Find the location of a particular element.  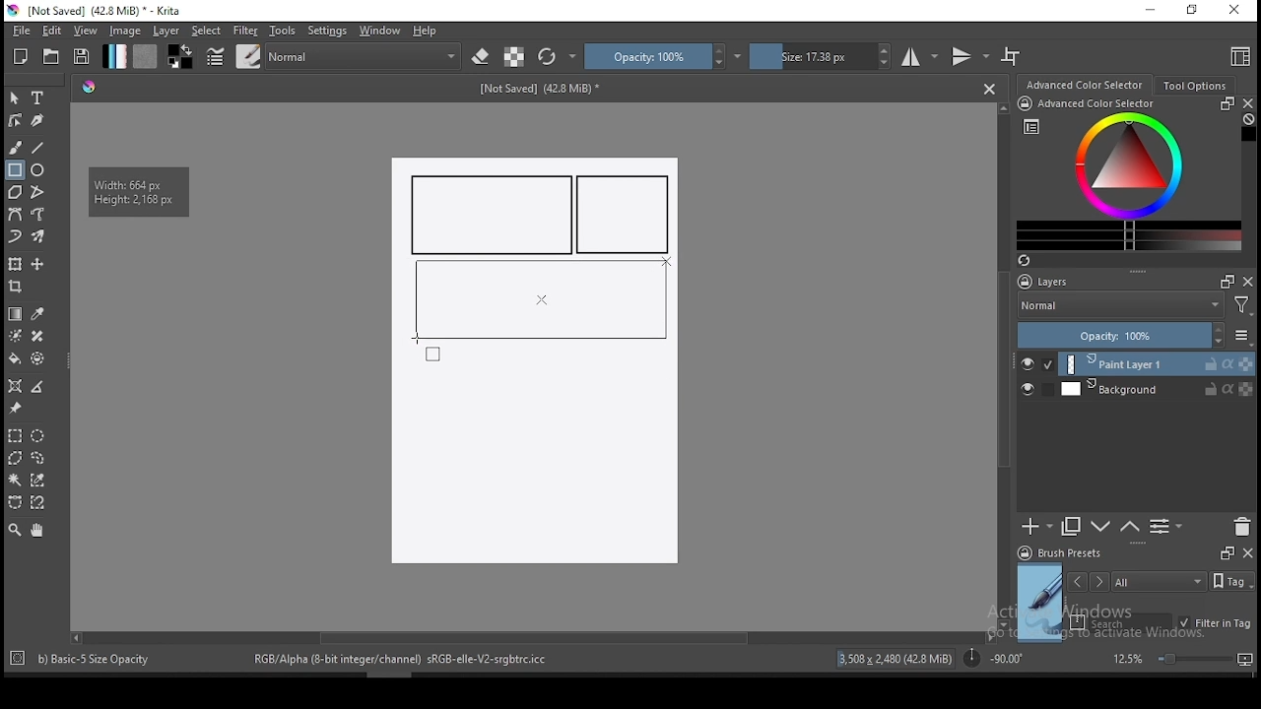

tags is located at coordinates (1159, 581).